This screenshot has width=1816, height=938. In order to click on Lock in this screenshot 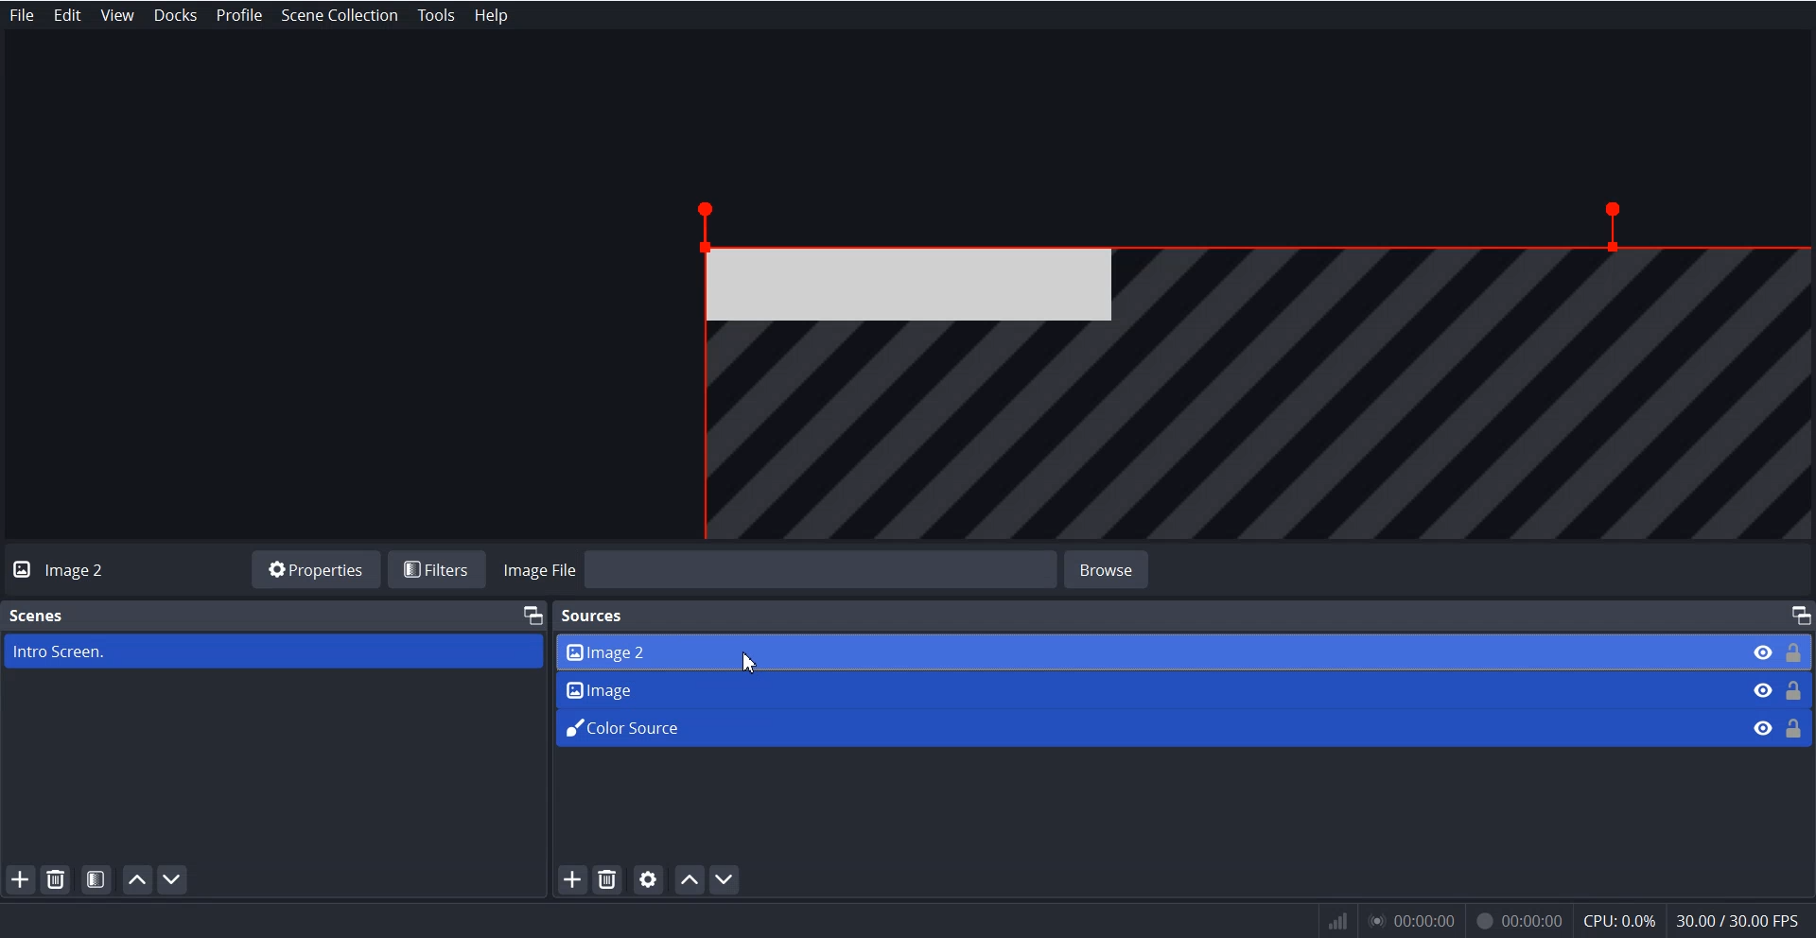, I will do `click(1795, 687)`.